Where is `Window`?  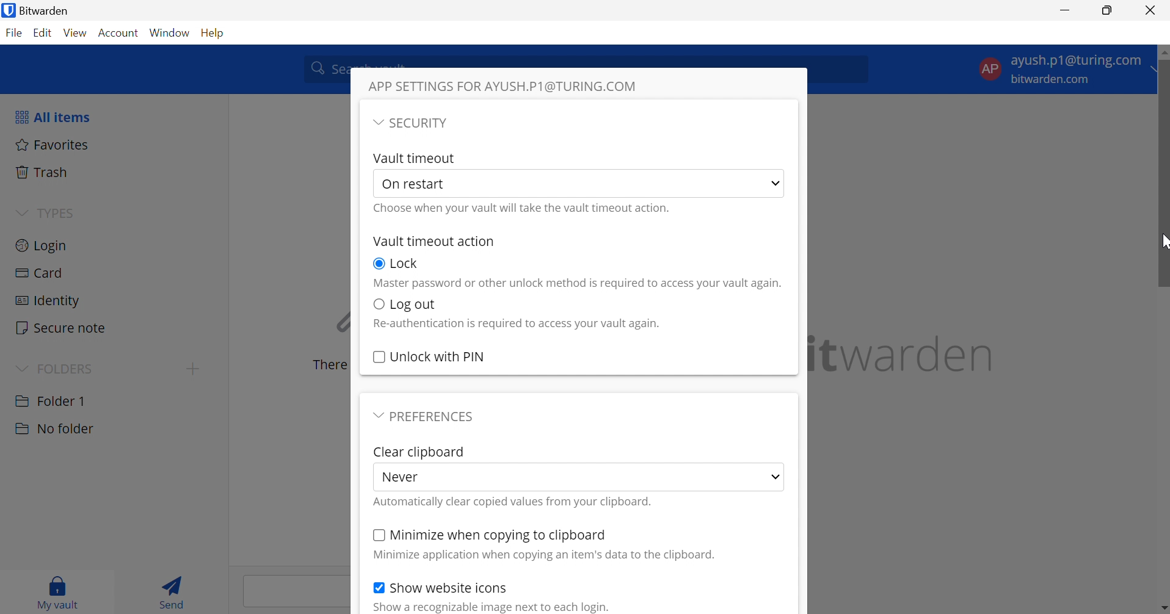
Window is located at coordinates (171, 32).